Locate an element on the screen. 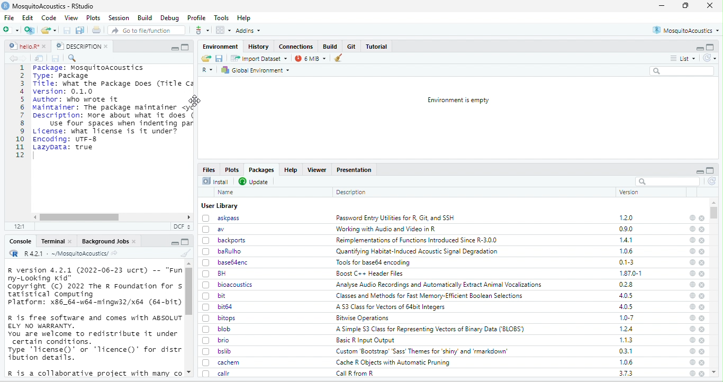 The width and height of the screenshot is (723, 382). Import Dataset is located at coordinates (259, 58).